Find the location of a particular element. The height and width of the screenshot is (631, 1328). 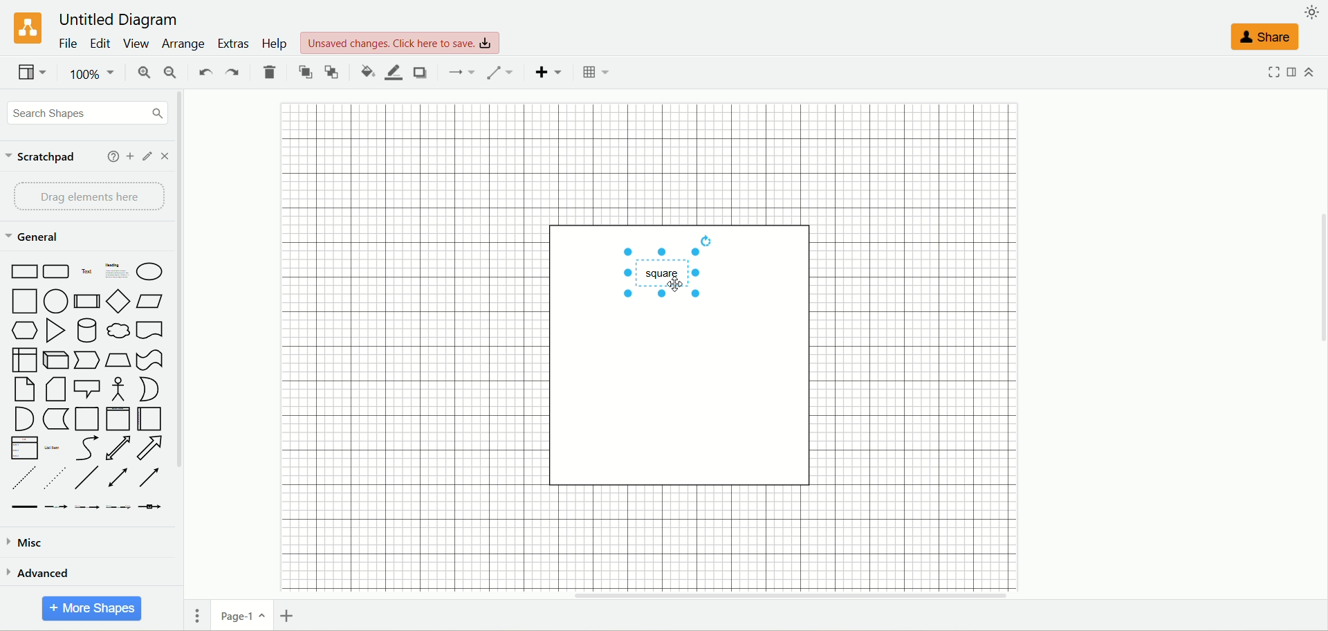

share is located at coordinates (1263, 36).